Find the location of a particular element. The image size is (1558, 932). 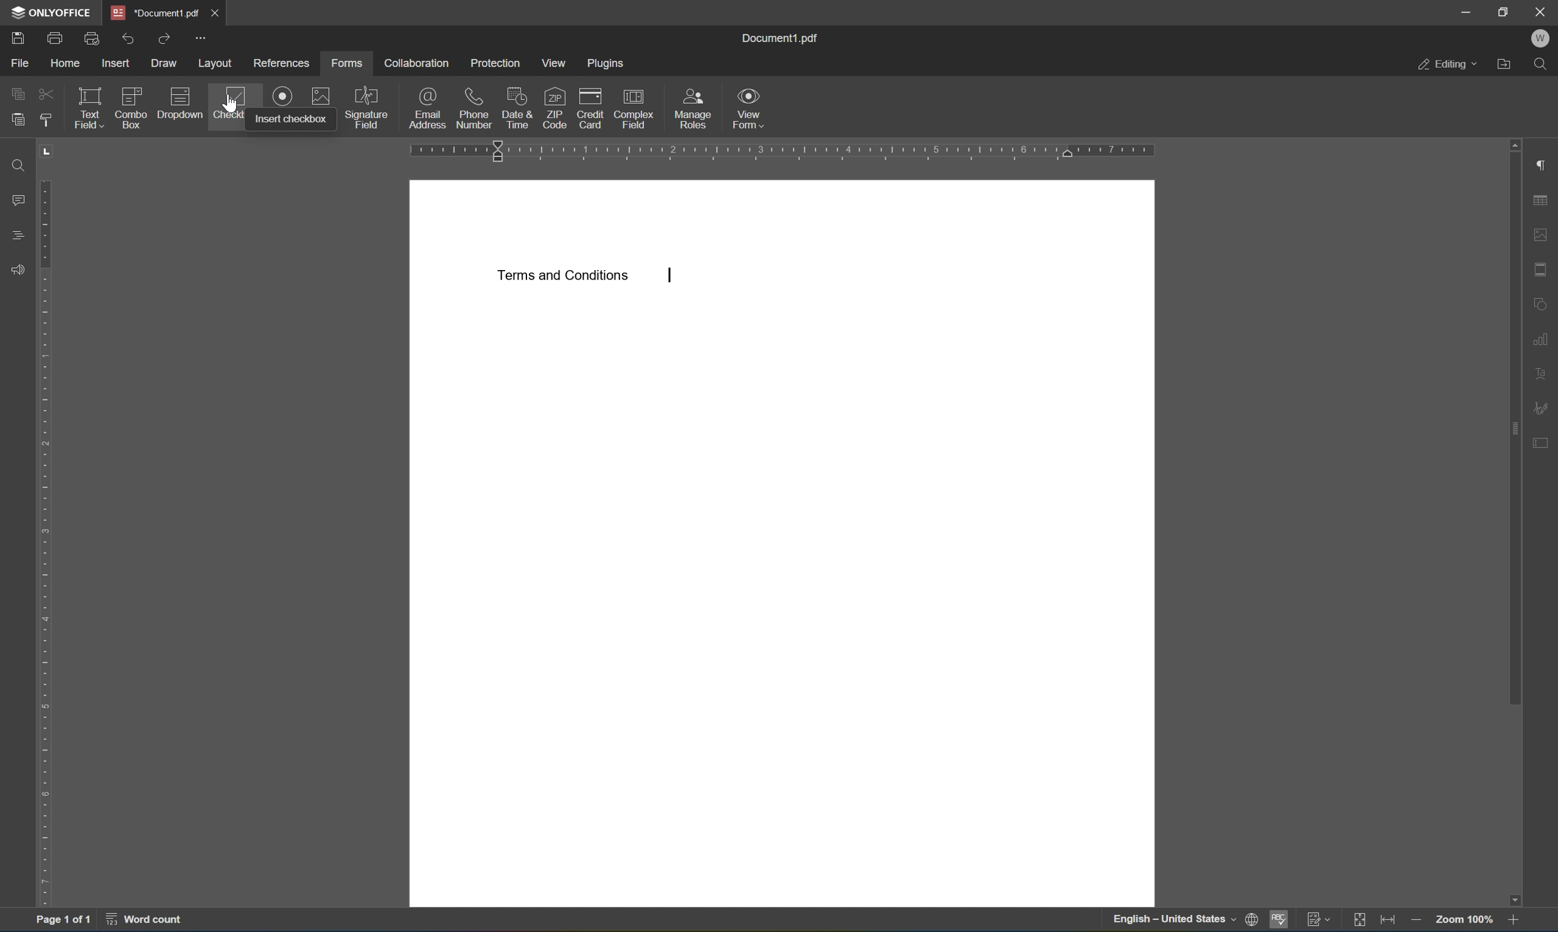

print is located at coordinates (57, 38).